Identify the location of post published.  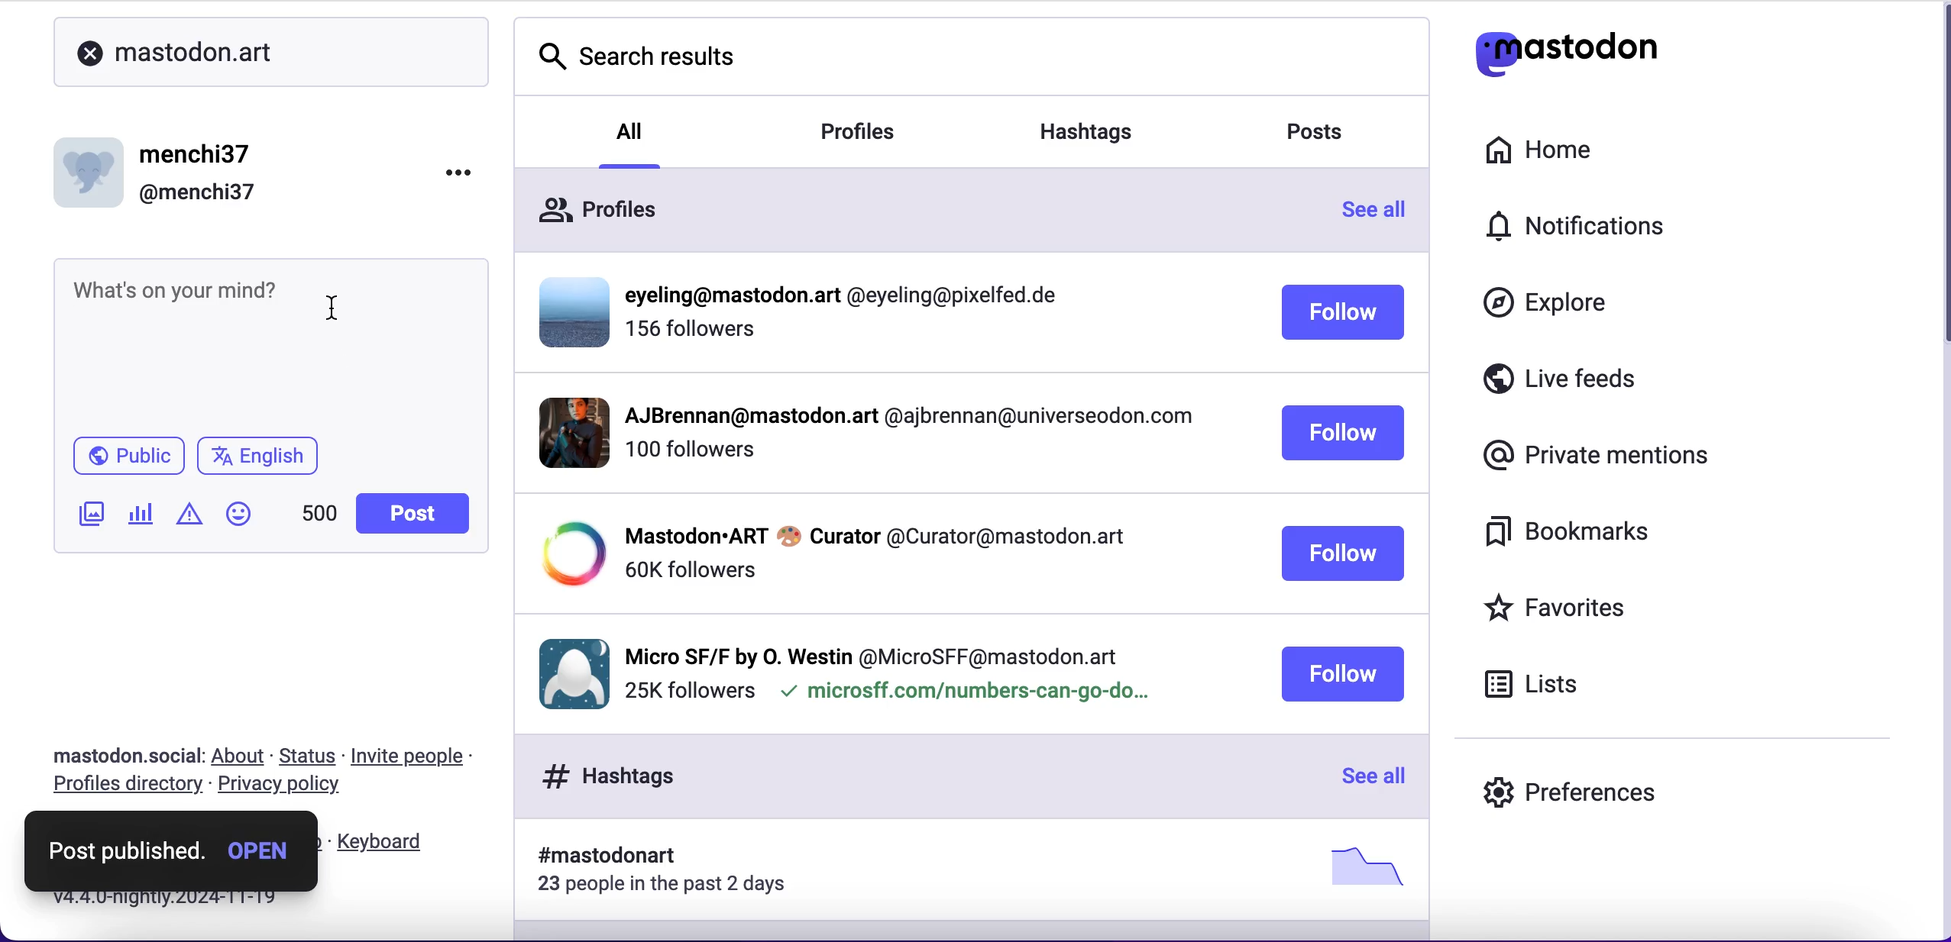
(131, 844).